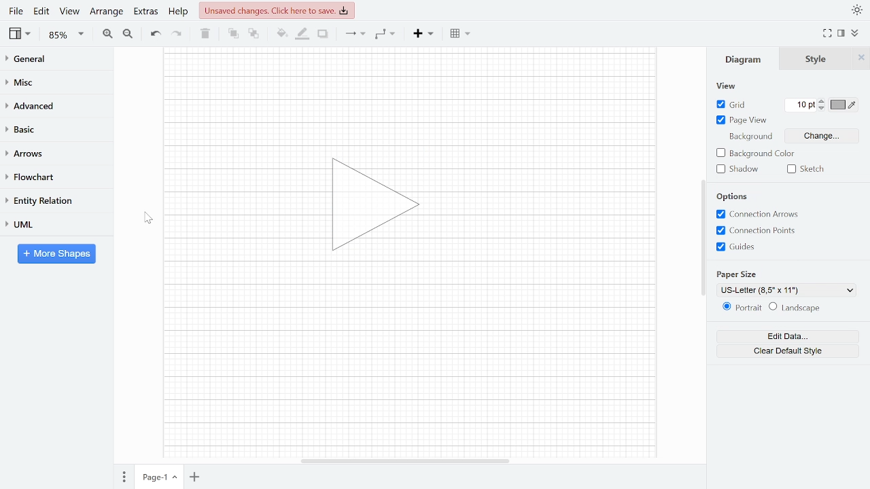 The height and width of the screenshot is (489, 870). What do you see at coordinates (803, 170) in the screenshot?
I see `Sketch` at bounding box center [803, 170].